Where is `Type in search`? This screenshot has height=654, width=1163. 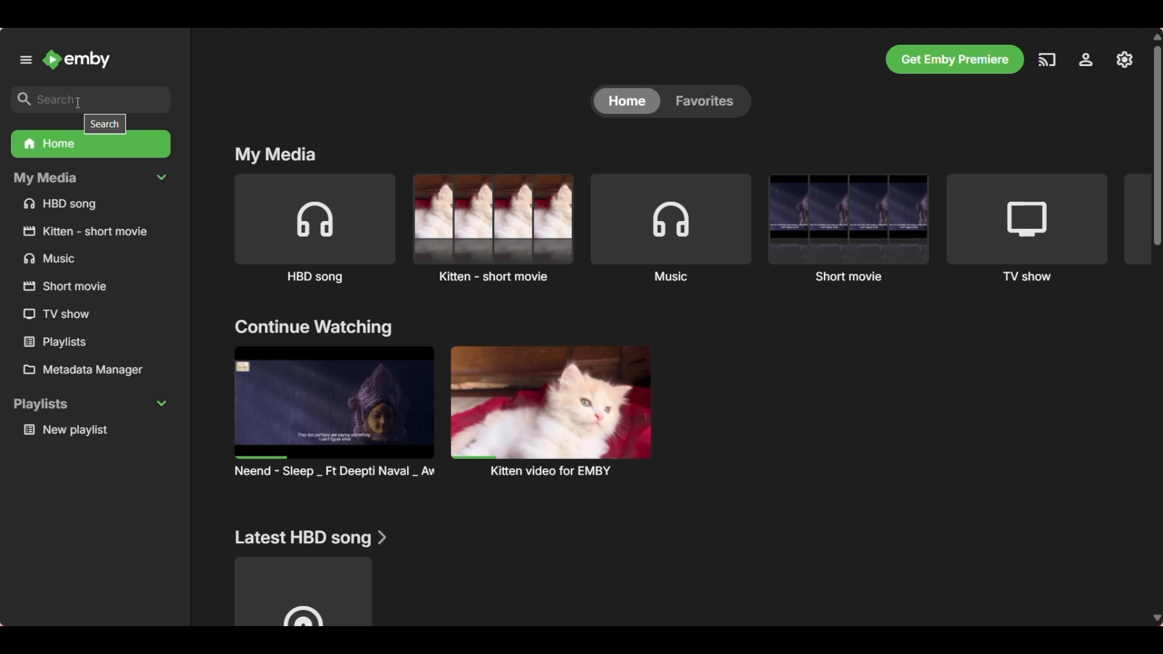
Type in search is located at coordinates (91, 99).